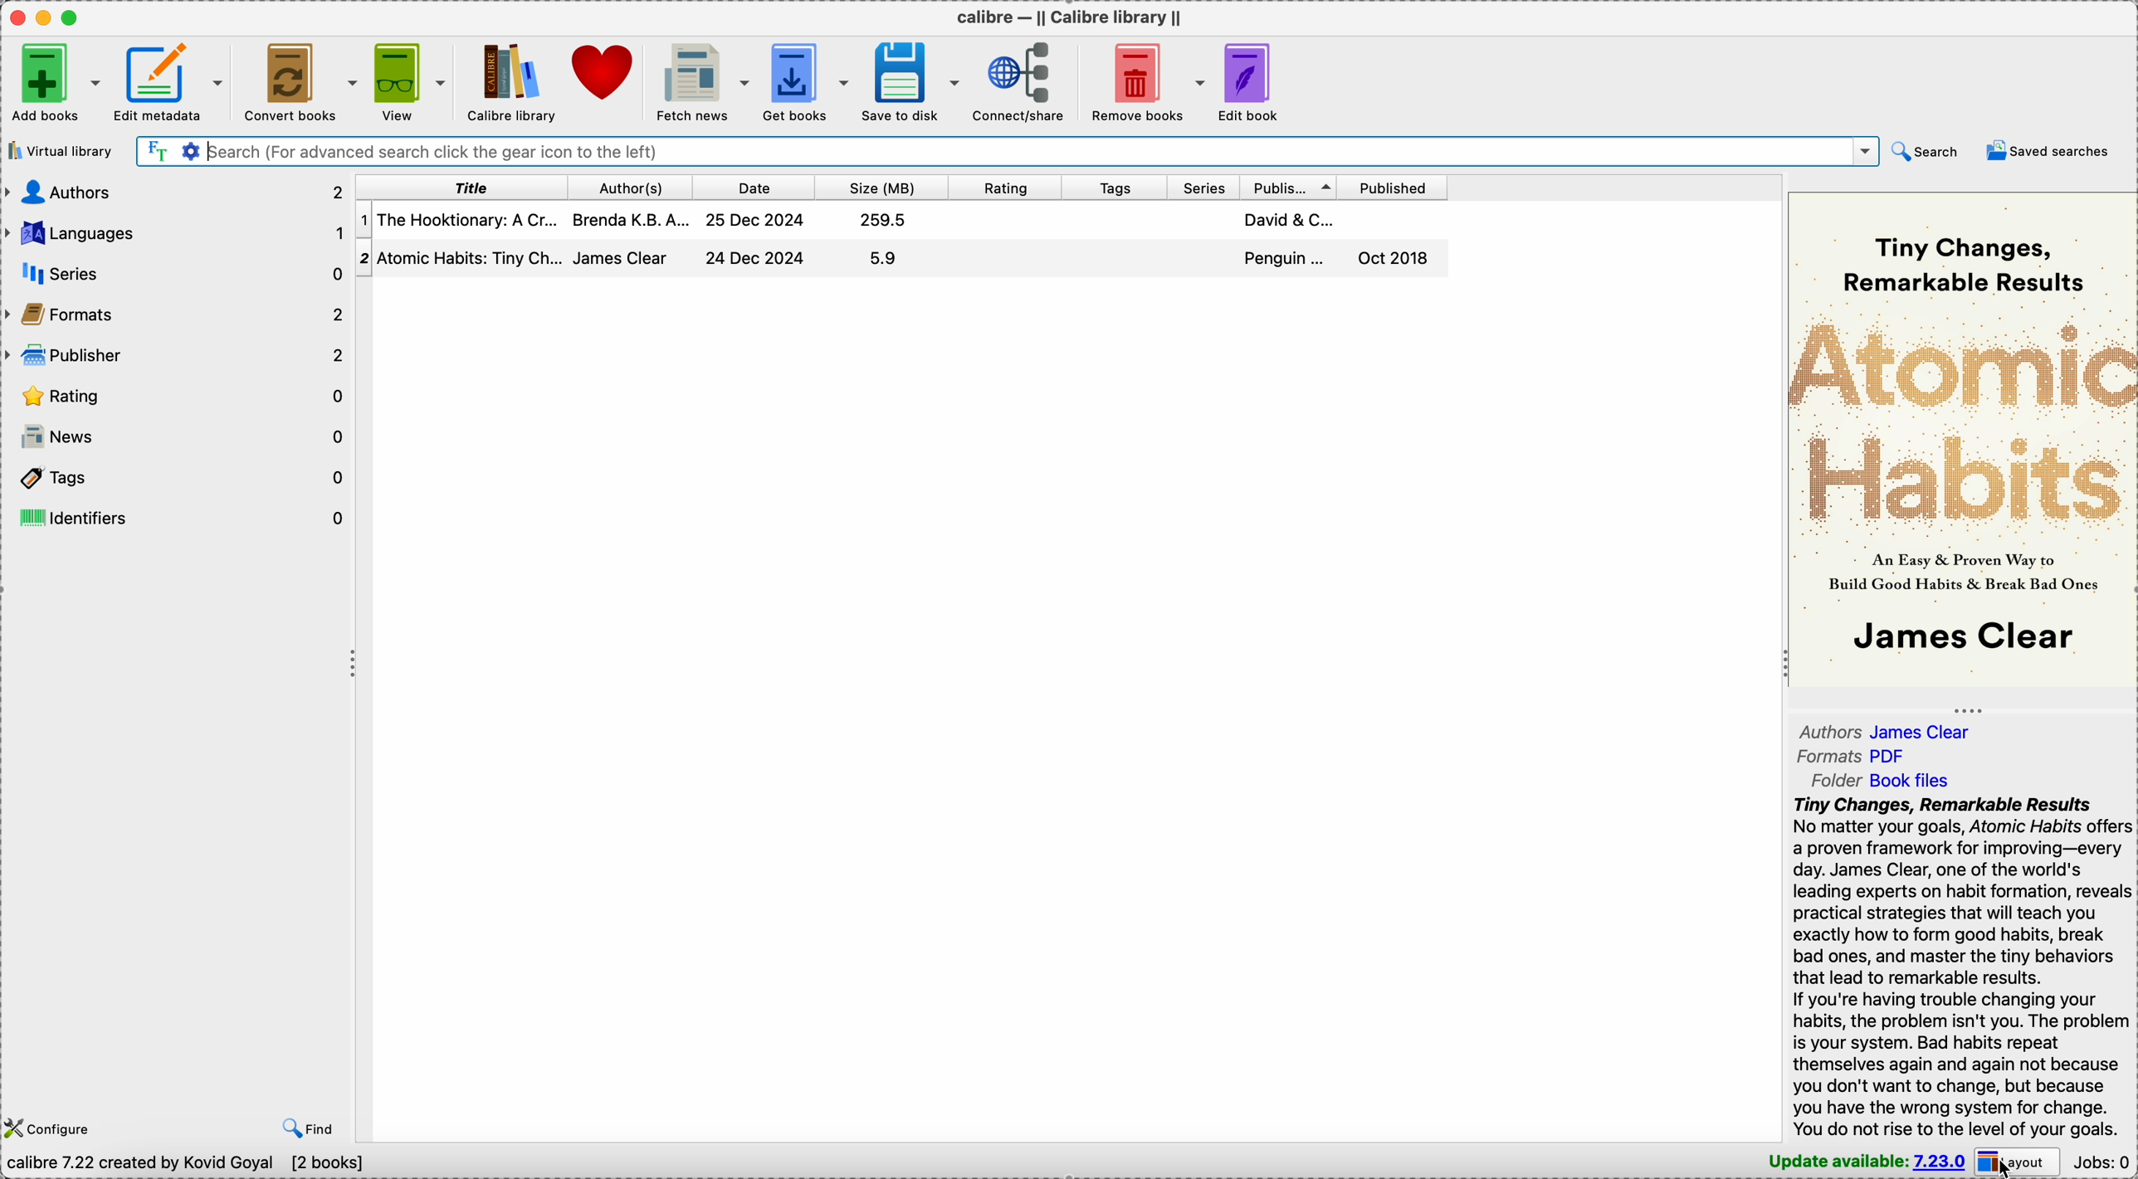 The image size is (2138, 1179). I want to click on update available: 7.23.0, so click(1863, 1163).